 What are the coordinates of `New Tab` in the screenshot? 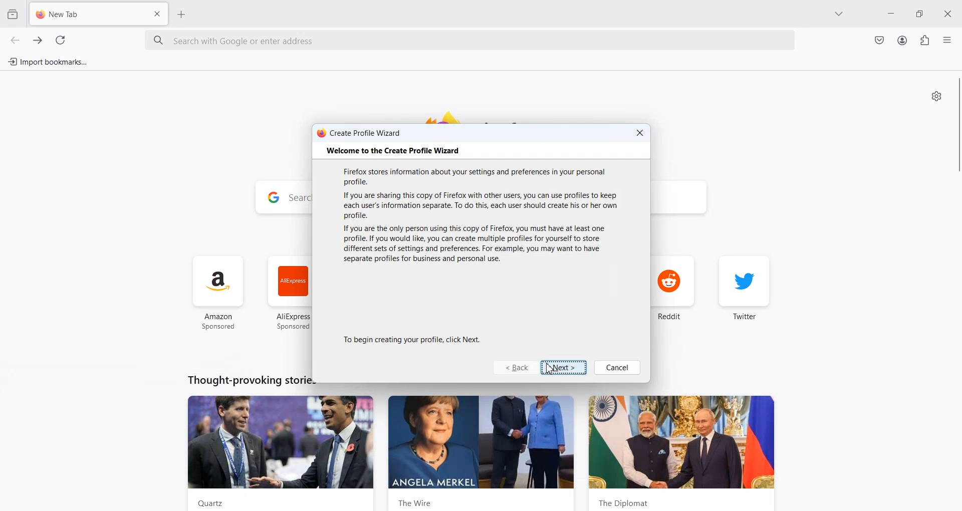 It's located at (84, 15).